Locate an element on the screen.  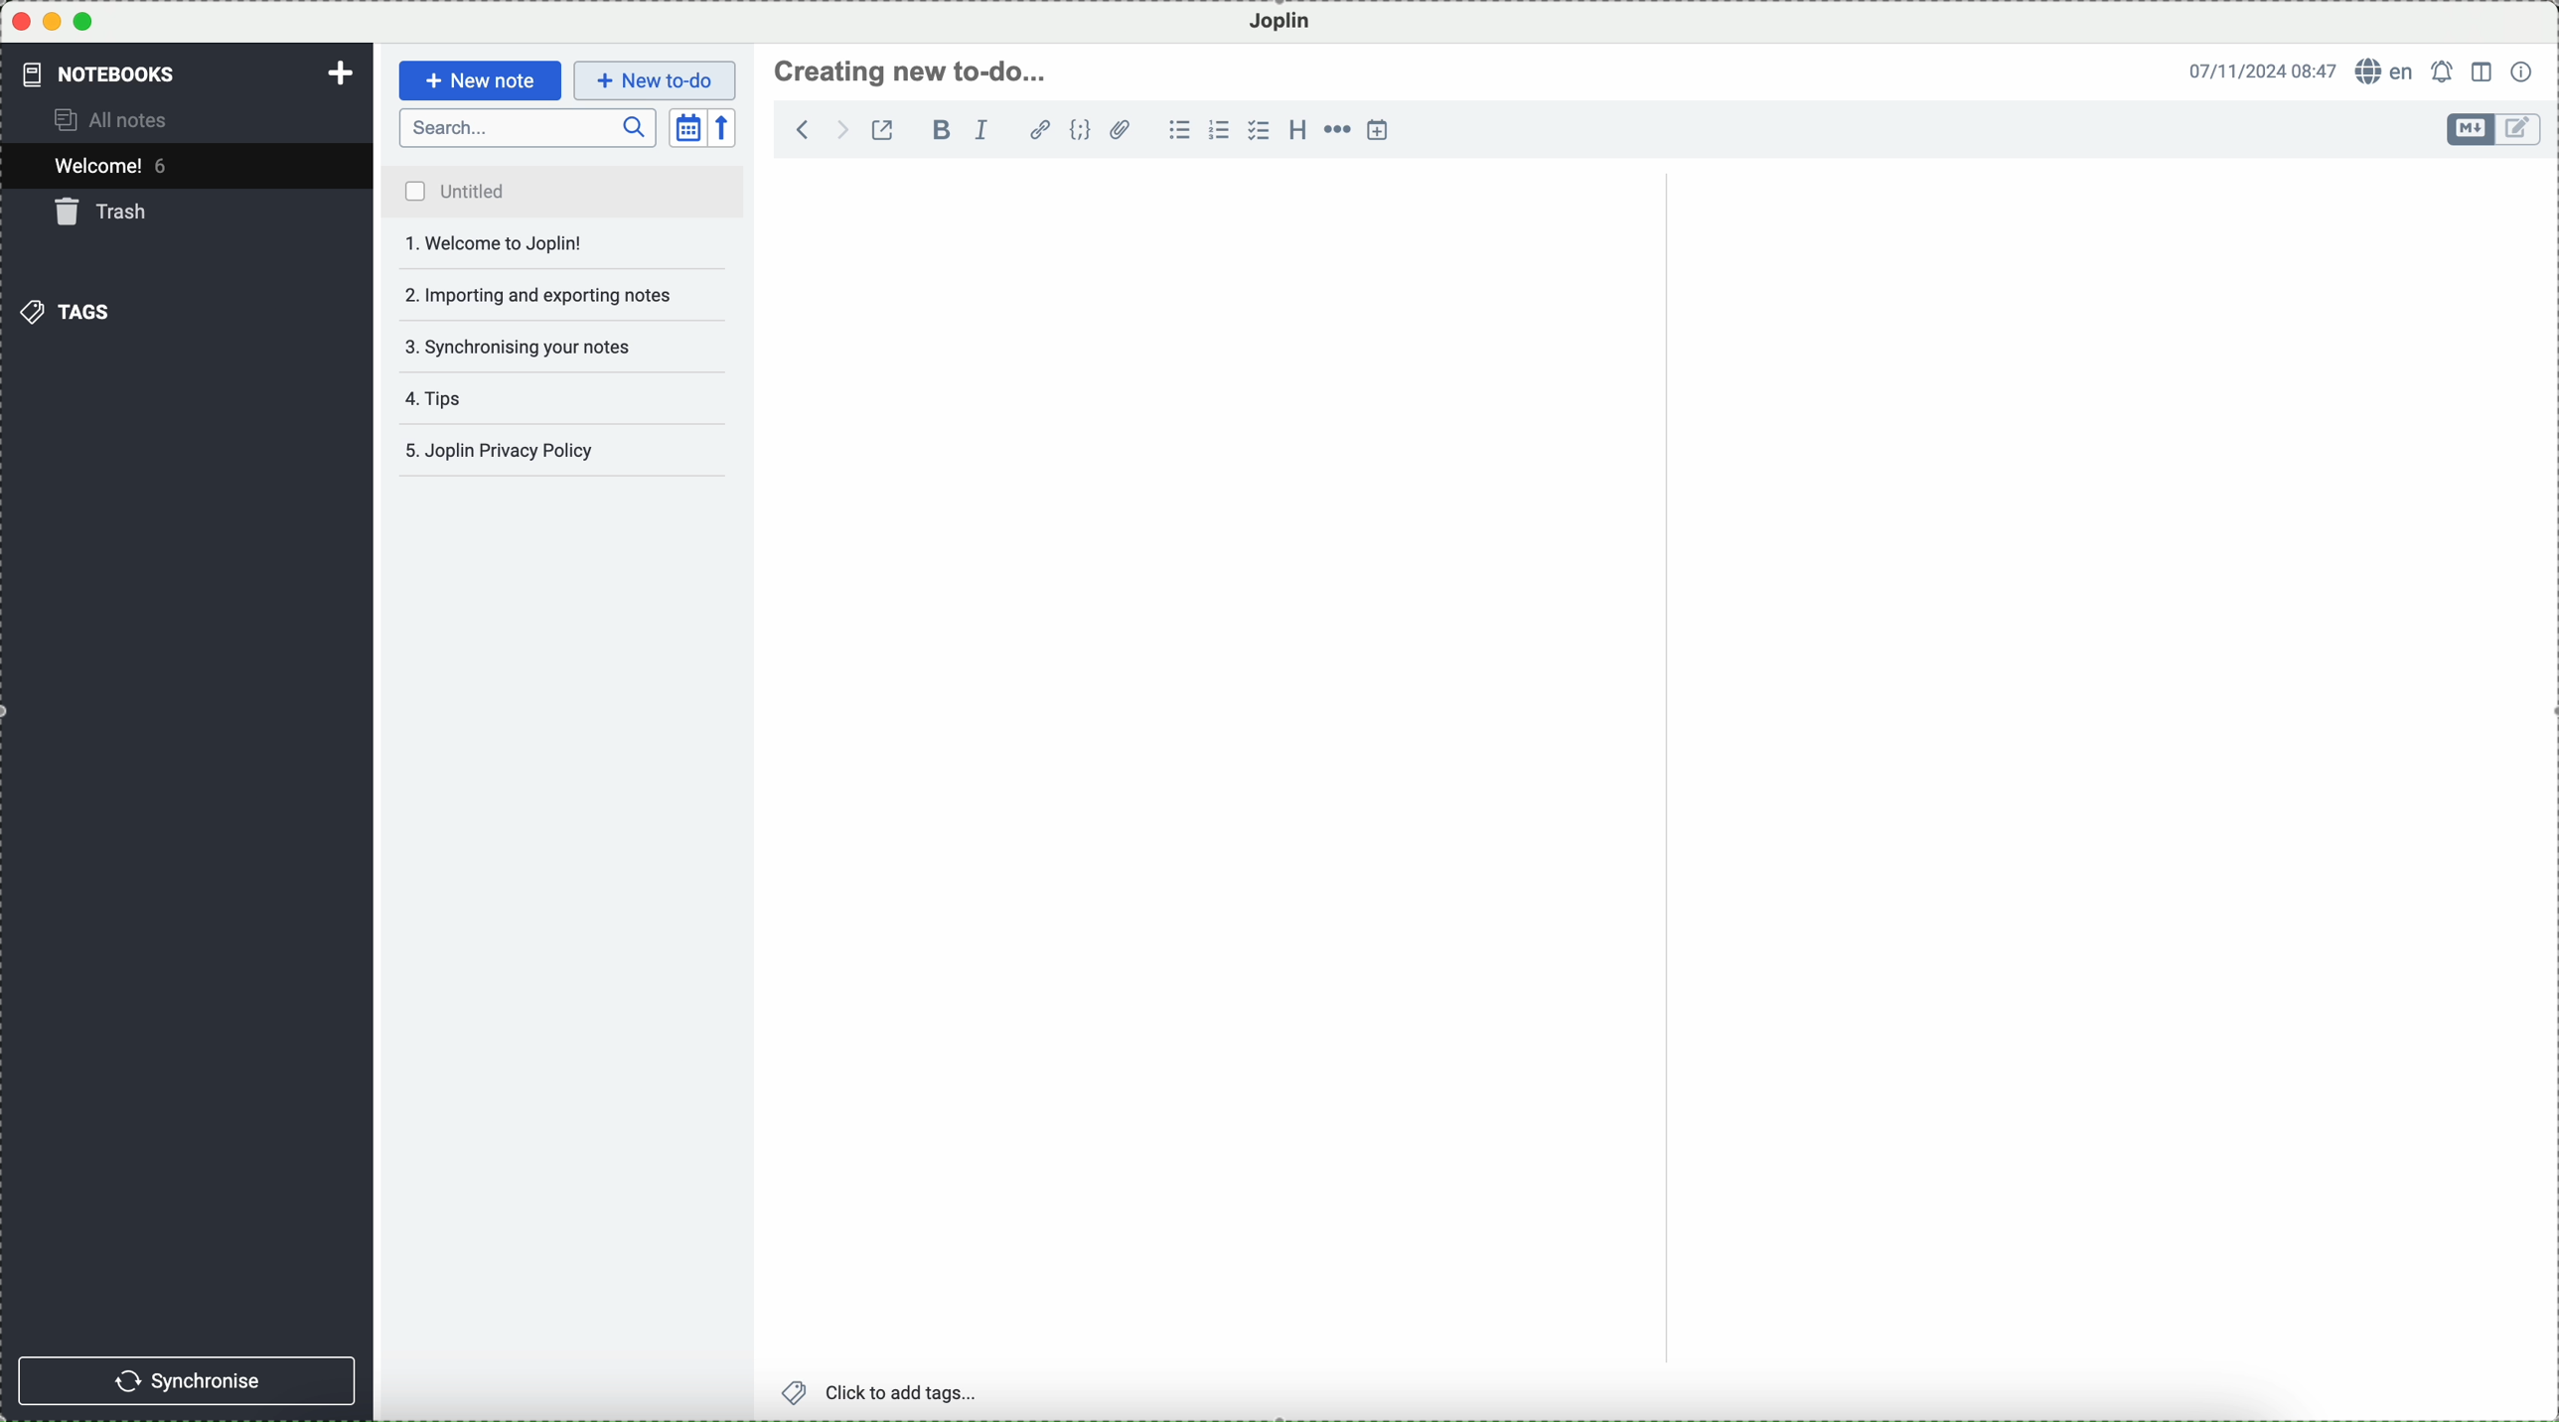
insert time is located at coordinates (1379, 129).